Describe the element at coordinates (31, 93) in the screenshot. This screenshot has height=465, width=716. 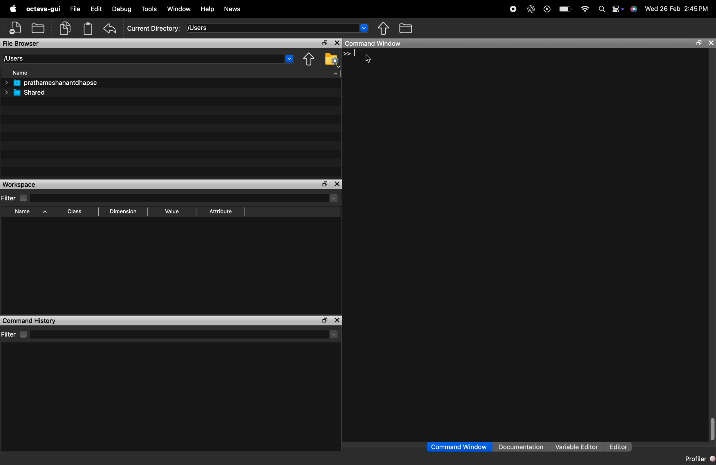
I see `Shared` at that location.